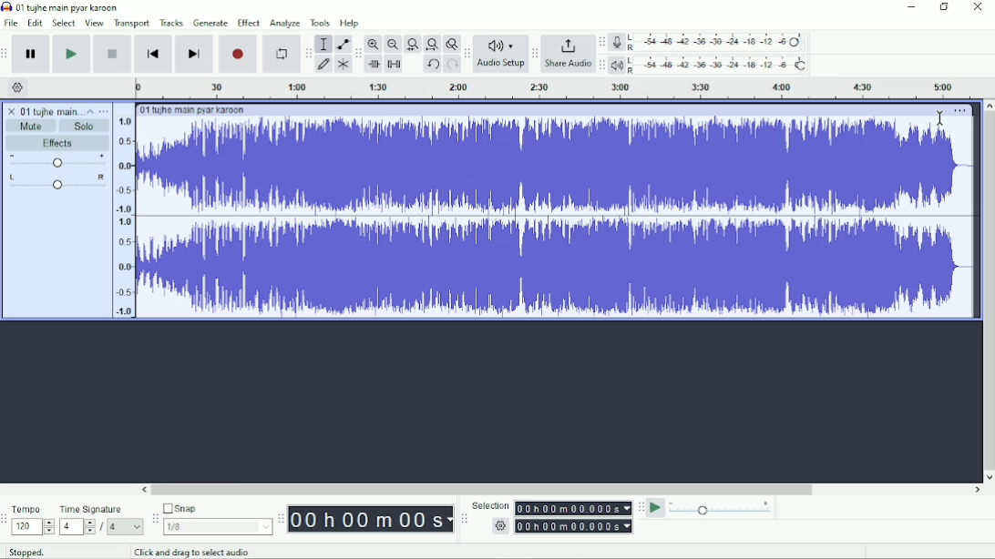  I want to click on Envelope tool, so click(343, 45).